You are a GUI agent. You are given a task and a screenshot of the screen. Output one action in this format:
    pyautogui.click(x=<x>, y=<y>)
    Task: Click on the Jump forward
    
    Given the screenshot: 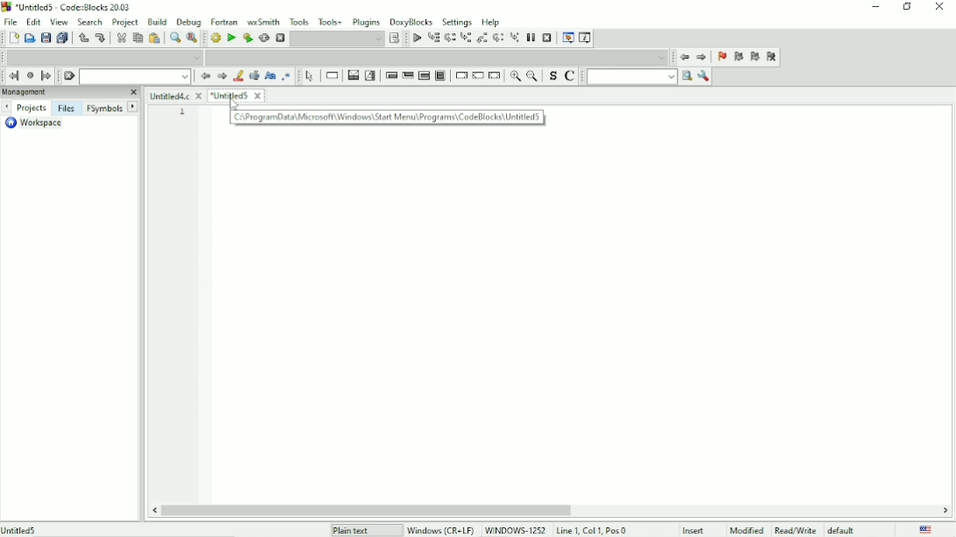 What is the action you would take?
    pyautogui.click(x=702, y=59)
    